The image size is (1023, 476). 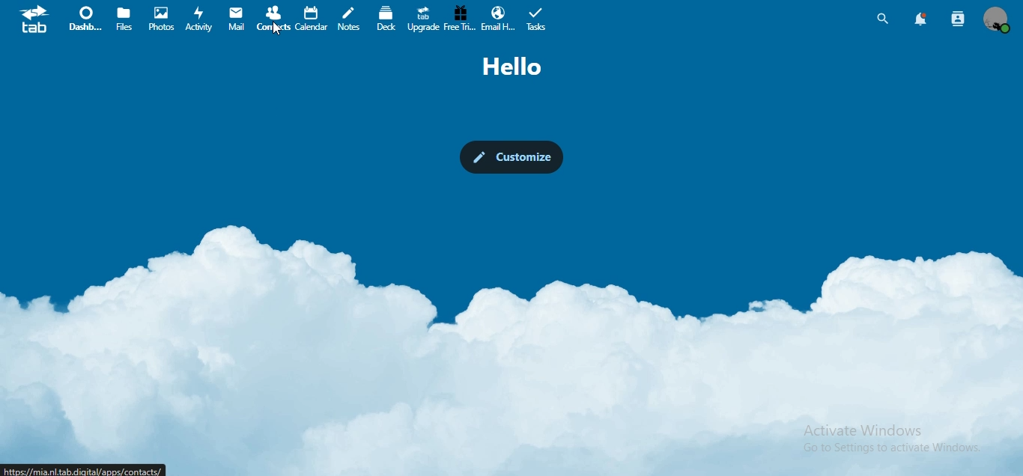 What do you see at coordinates (1001, 21) in the screenshot?
I see `view profile` at bounding box center [1001, 21].